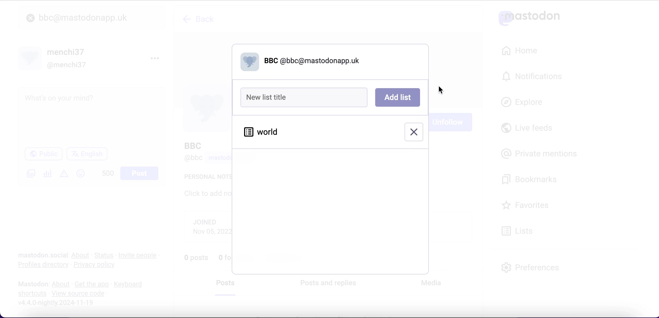 The width and height of the screenshot is (659, 318). I want to click on mastodon social, so click(36, 255).